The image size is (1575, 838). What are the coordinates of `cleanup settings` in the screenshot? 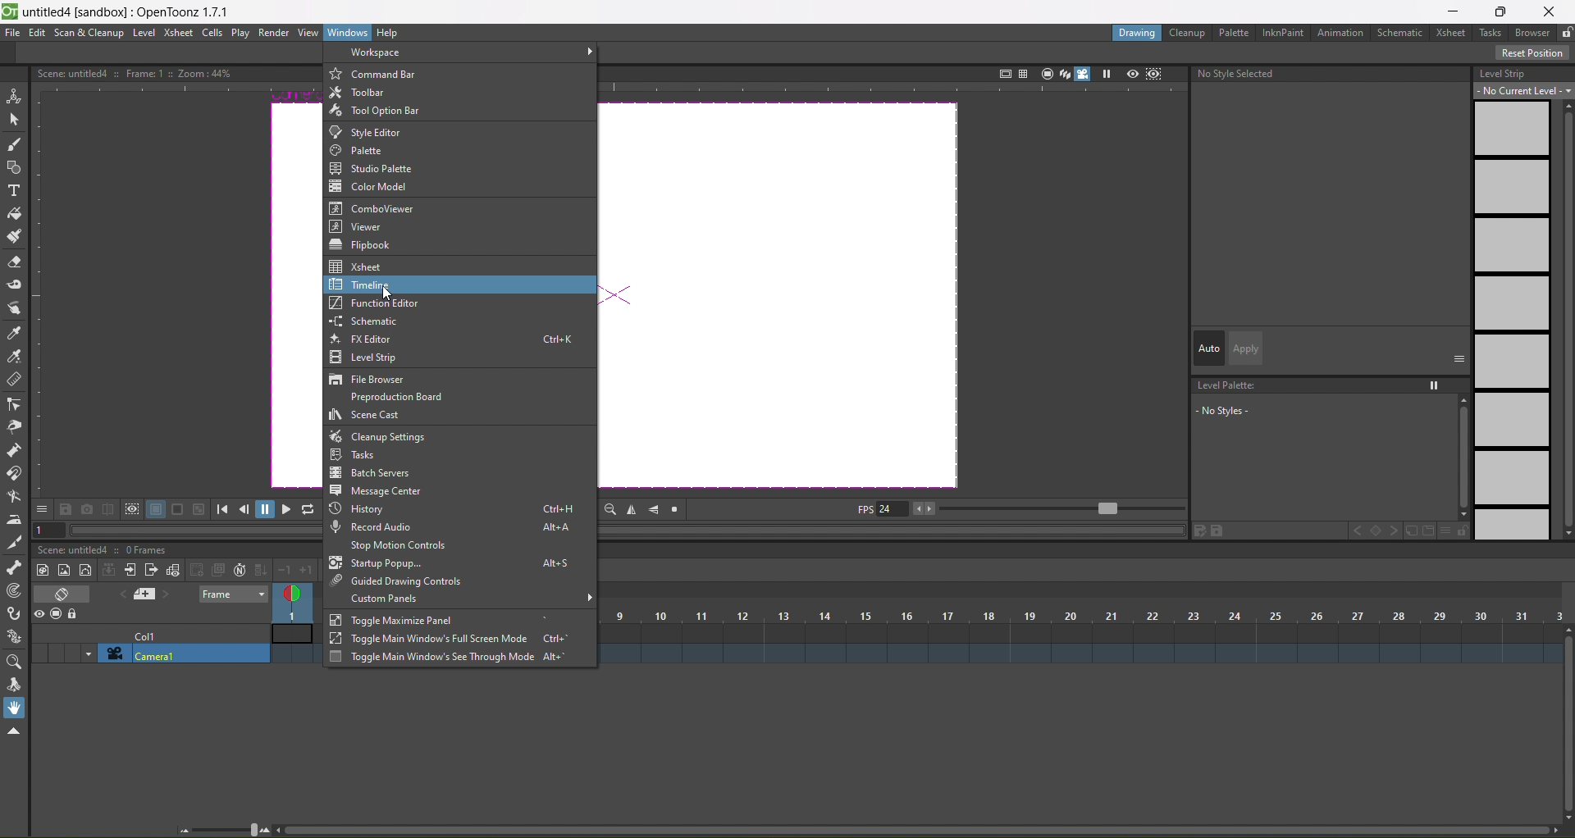 It's located at (377, 437).